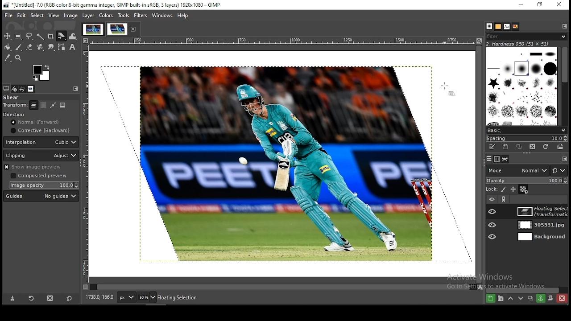  Describe the element at coordinates (478, 164) in the screenshot. I see `scroll bar` at that location.